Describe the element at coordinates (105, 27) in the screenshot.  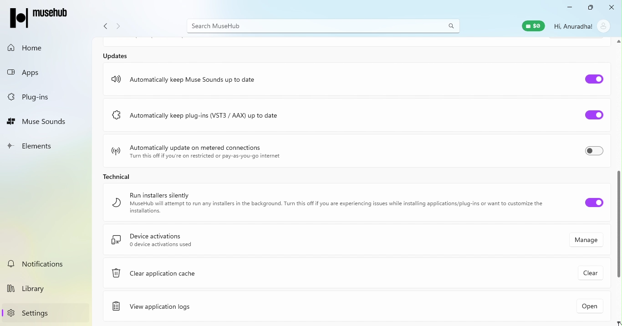
I see `Navigate back` at that location.